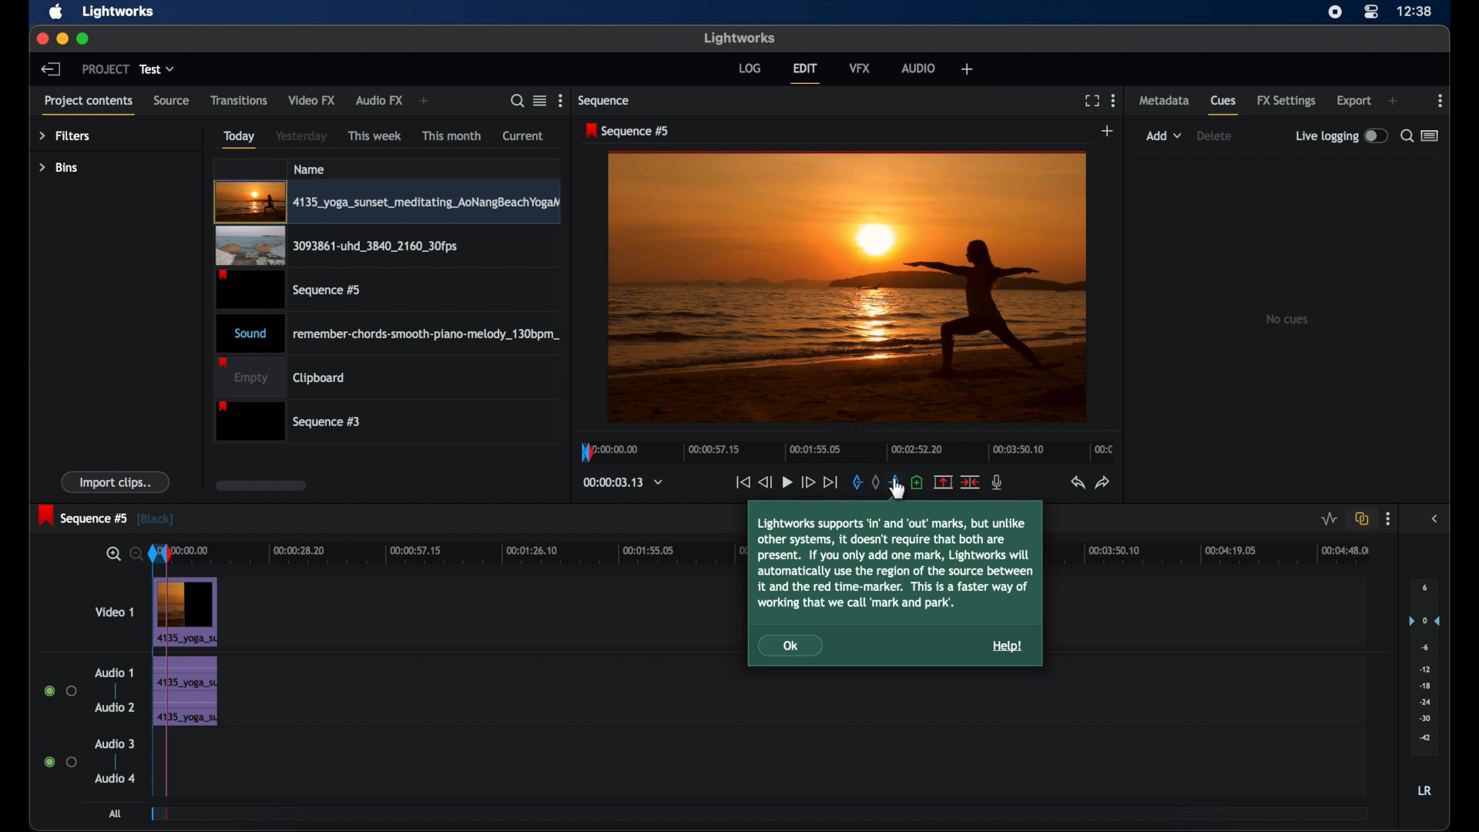  Describe the element at coordinates (540, 101) in the screenshot. I see `toggle between listened tile view` at that location.